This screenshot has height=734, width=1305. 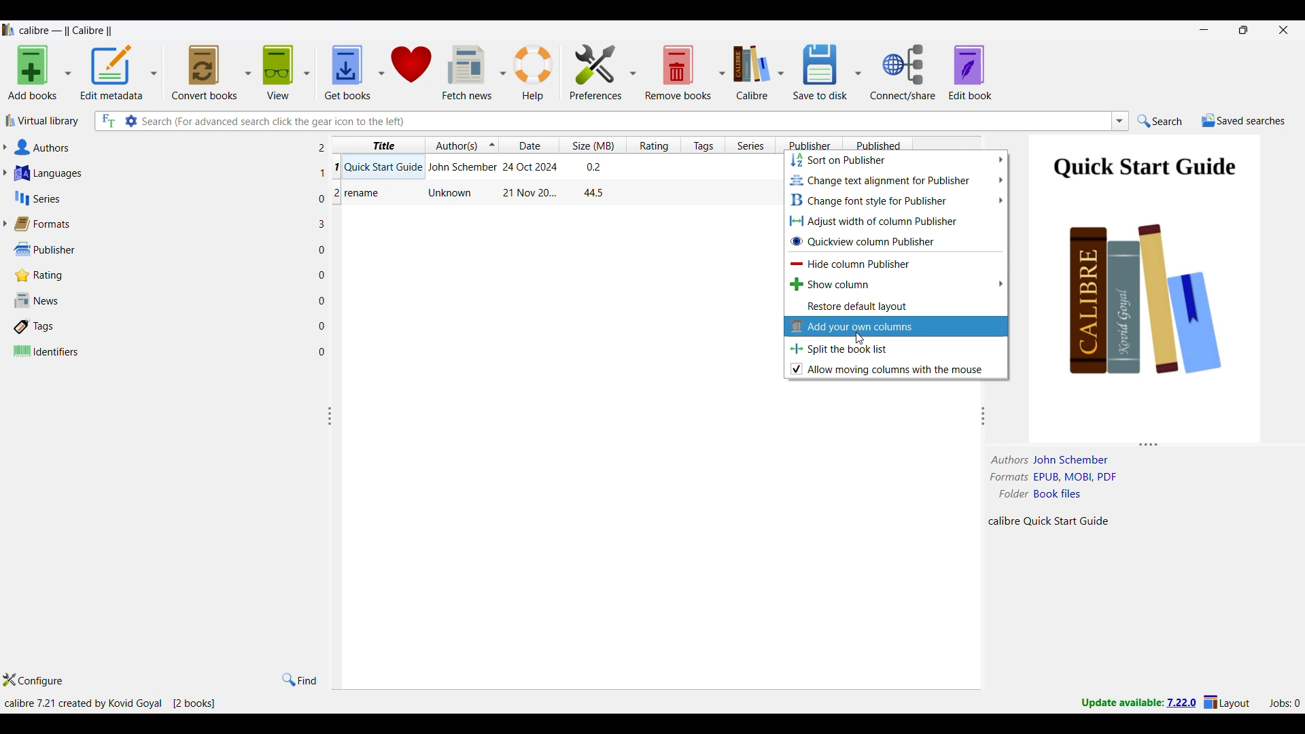 What do you see at coordinates (162, 173) in the screenshot?
I see `Languages` at bounding box center [162, 173].